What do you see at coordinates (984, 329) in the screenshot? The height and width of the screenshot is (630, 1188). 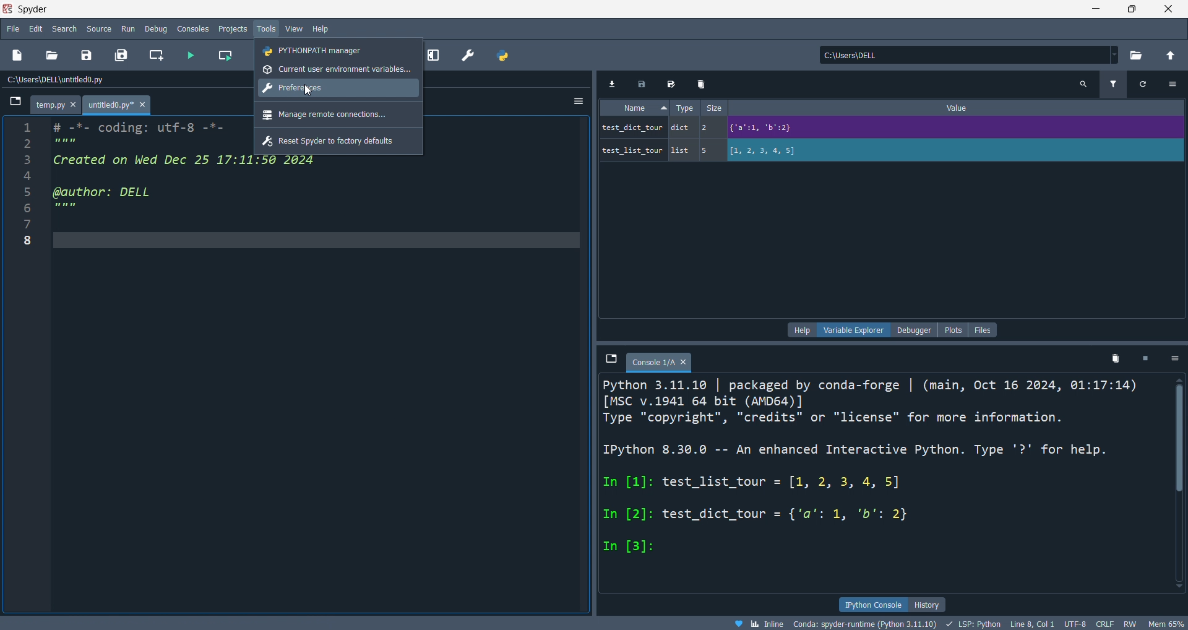 I see `files` at bounding box center [984, 329].